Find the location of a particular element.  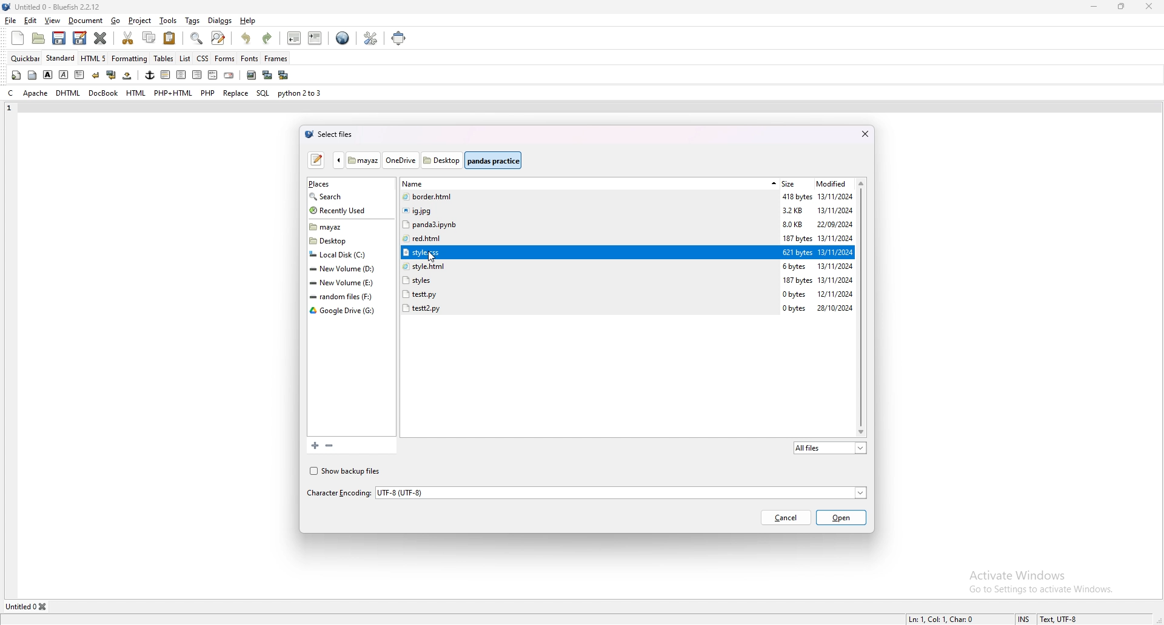

close is located at coordinates (865, 135).